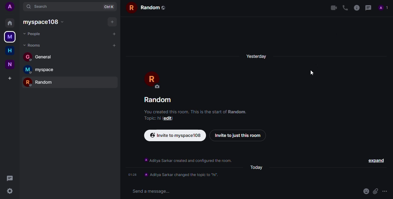  What do you see at coordinates (153, 81) in the screenshot?
I see `profile pic` at bounding box center [153, 81].